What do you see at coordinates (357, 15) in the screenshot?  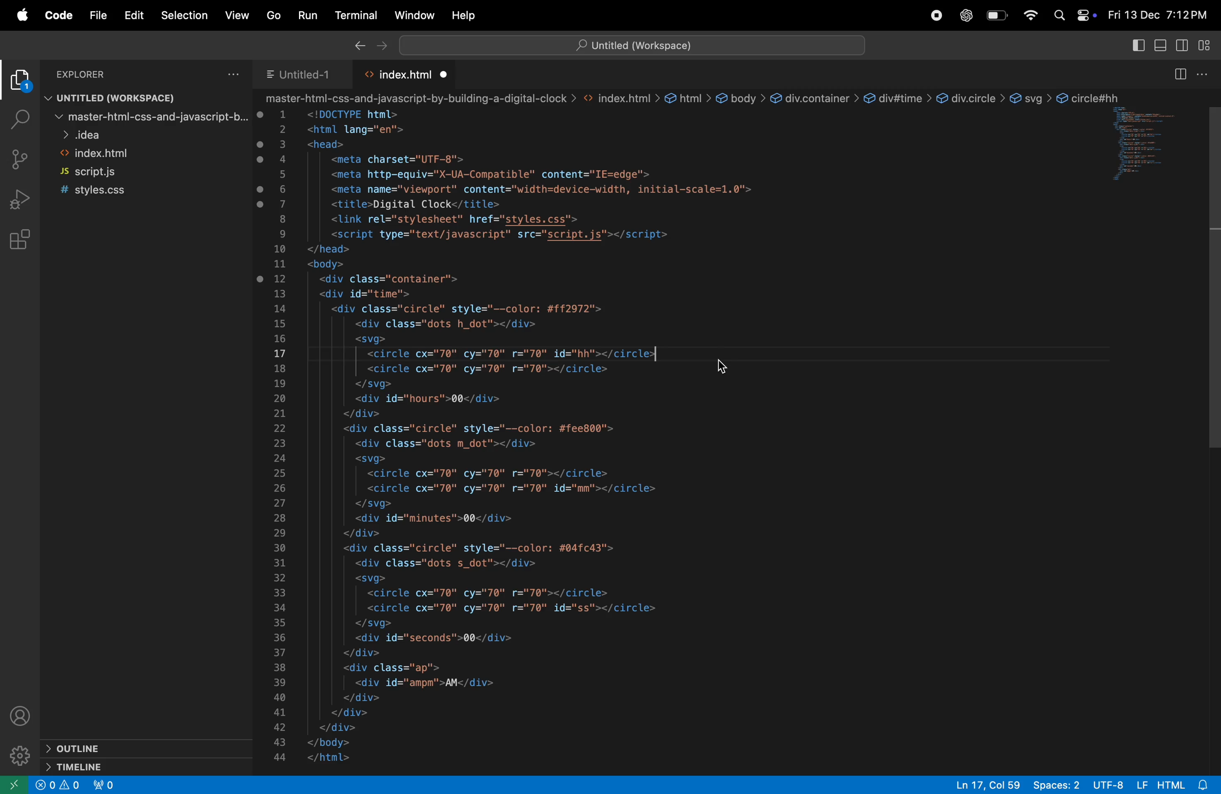 I see `terminal` at bounding box center [357, 15].